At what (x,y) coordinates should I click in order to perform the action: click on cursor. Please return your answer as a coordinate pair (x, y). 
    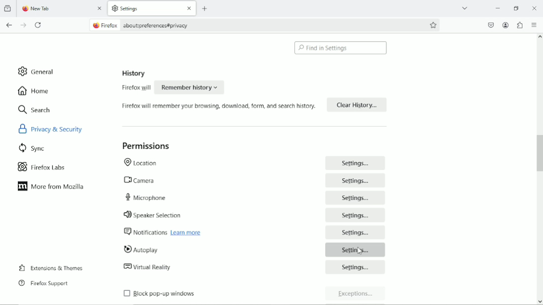
    Looking at the image, I should click on (362, 251).